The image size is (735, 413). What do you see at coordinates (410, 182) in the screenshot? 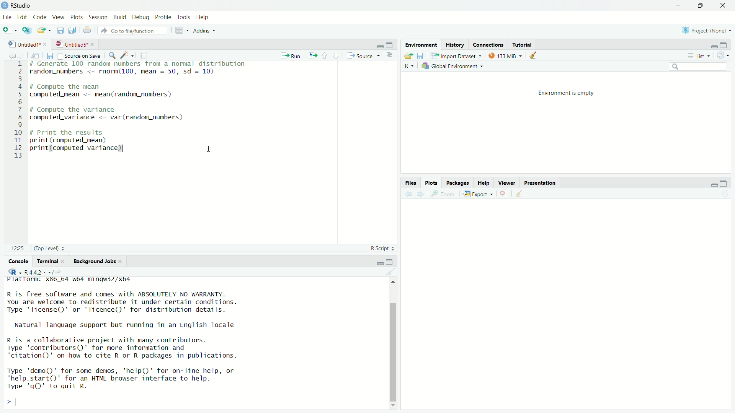
I see `files` at bounding box center [410, 182].